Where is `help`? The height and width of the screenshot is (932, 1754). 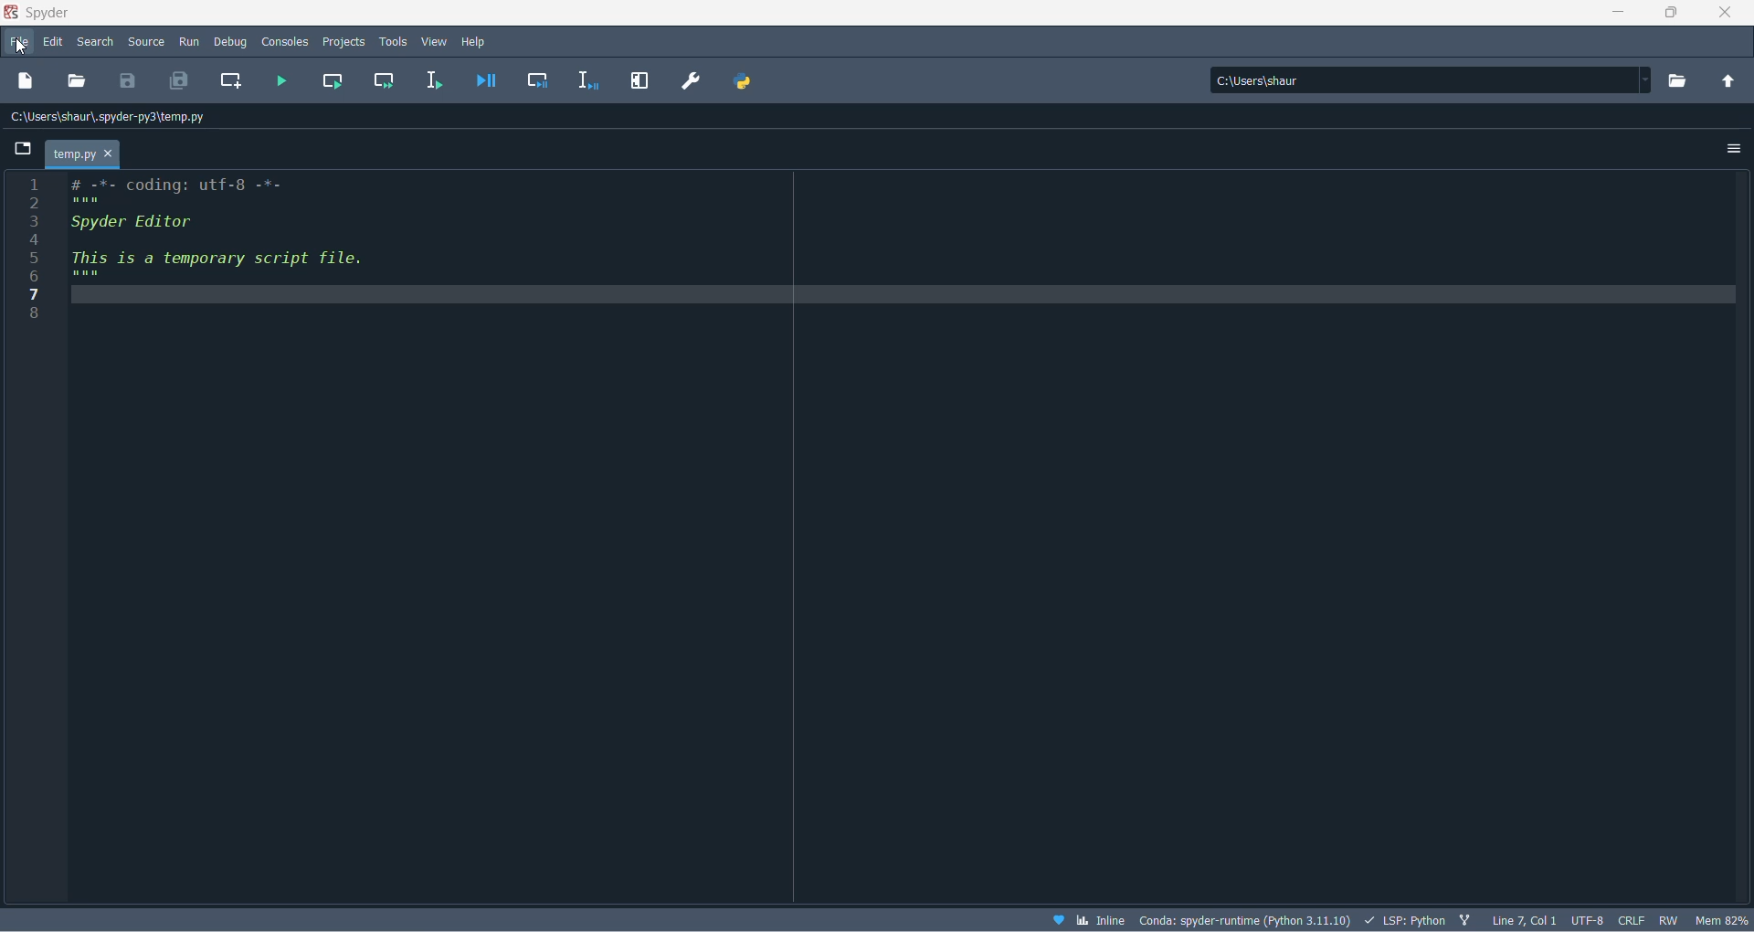 help is located at coordinates (478, 40).